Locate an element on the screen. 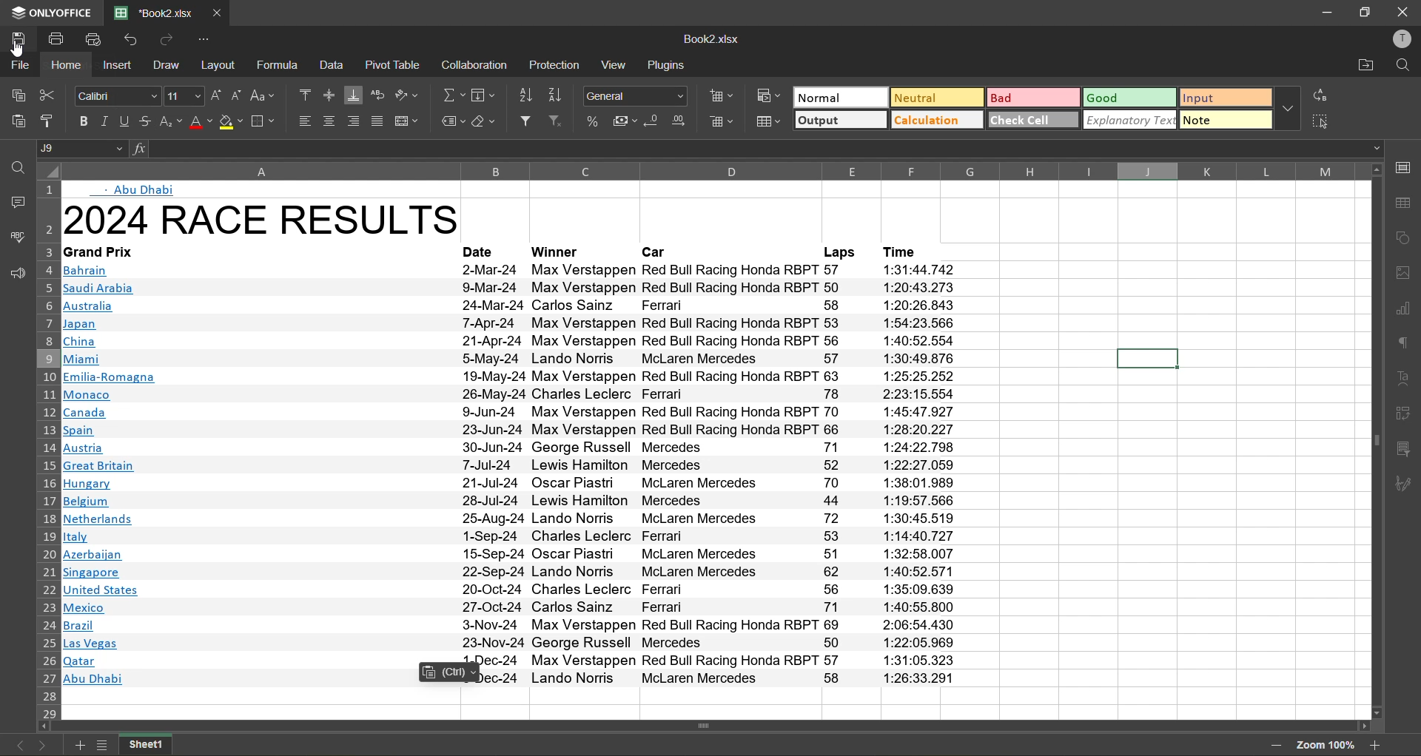 The width and height of the screenshot is (1421, 756). move down is located at coordinates (1378, 712).